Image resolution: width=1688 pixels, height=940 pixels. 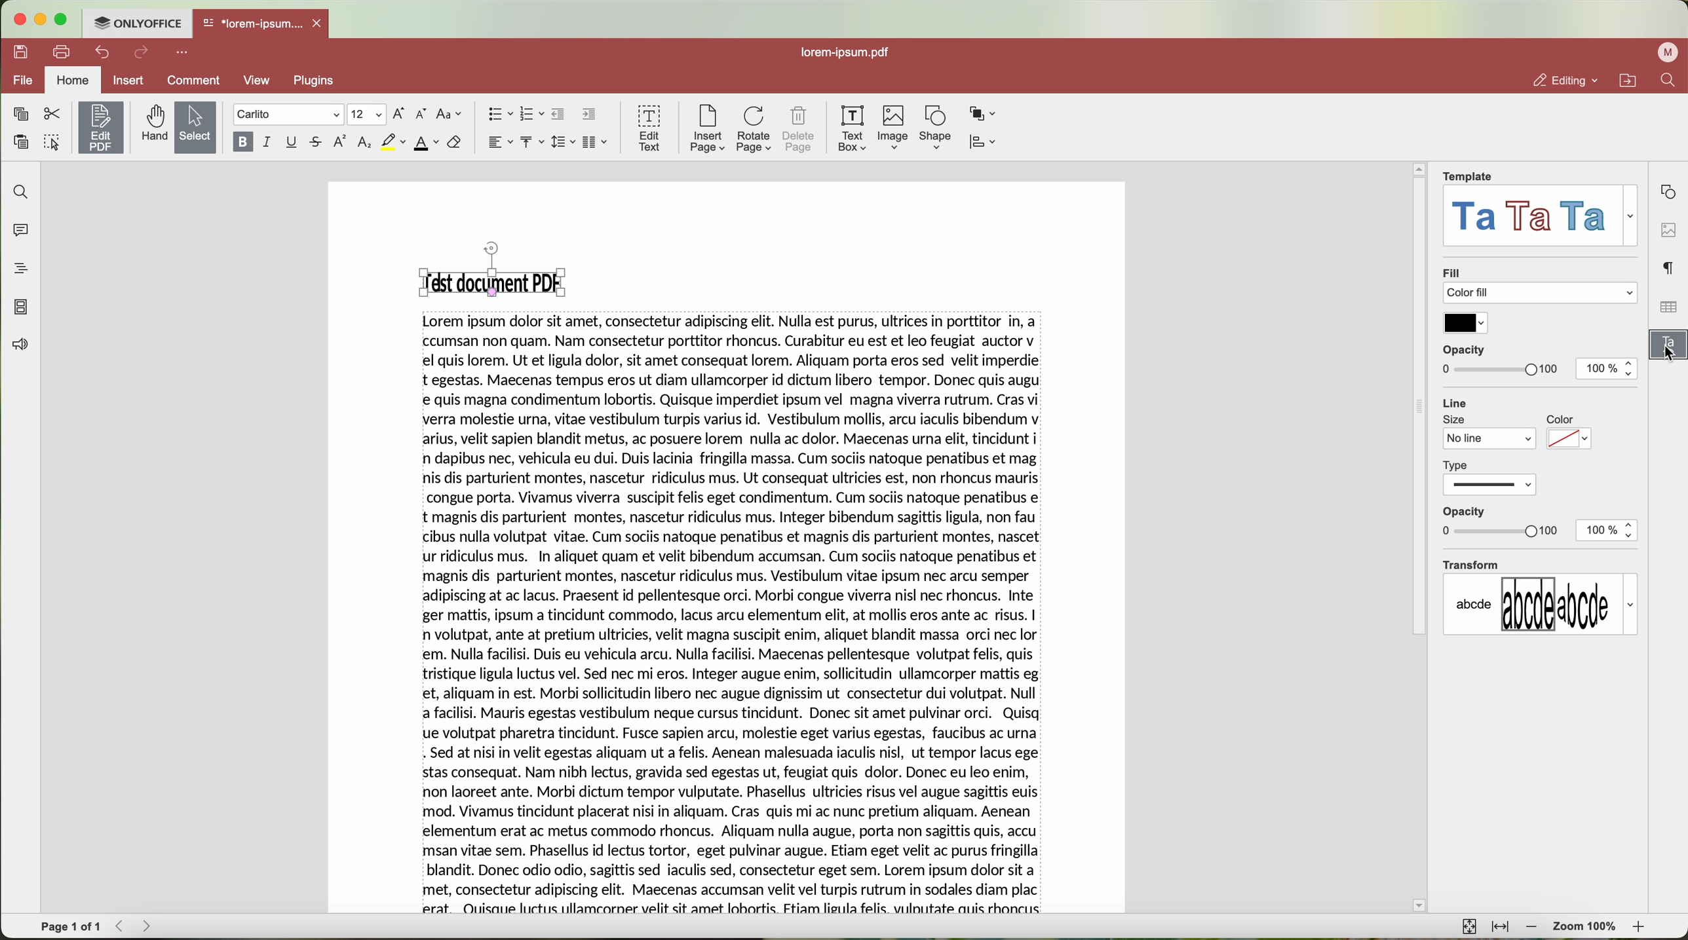 I want to click on size font, so click(x=365, y=115).